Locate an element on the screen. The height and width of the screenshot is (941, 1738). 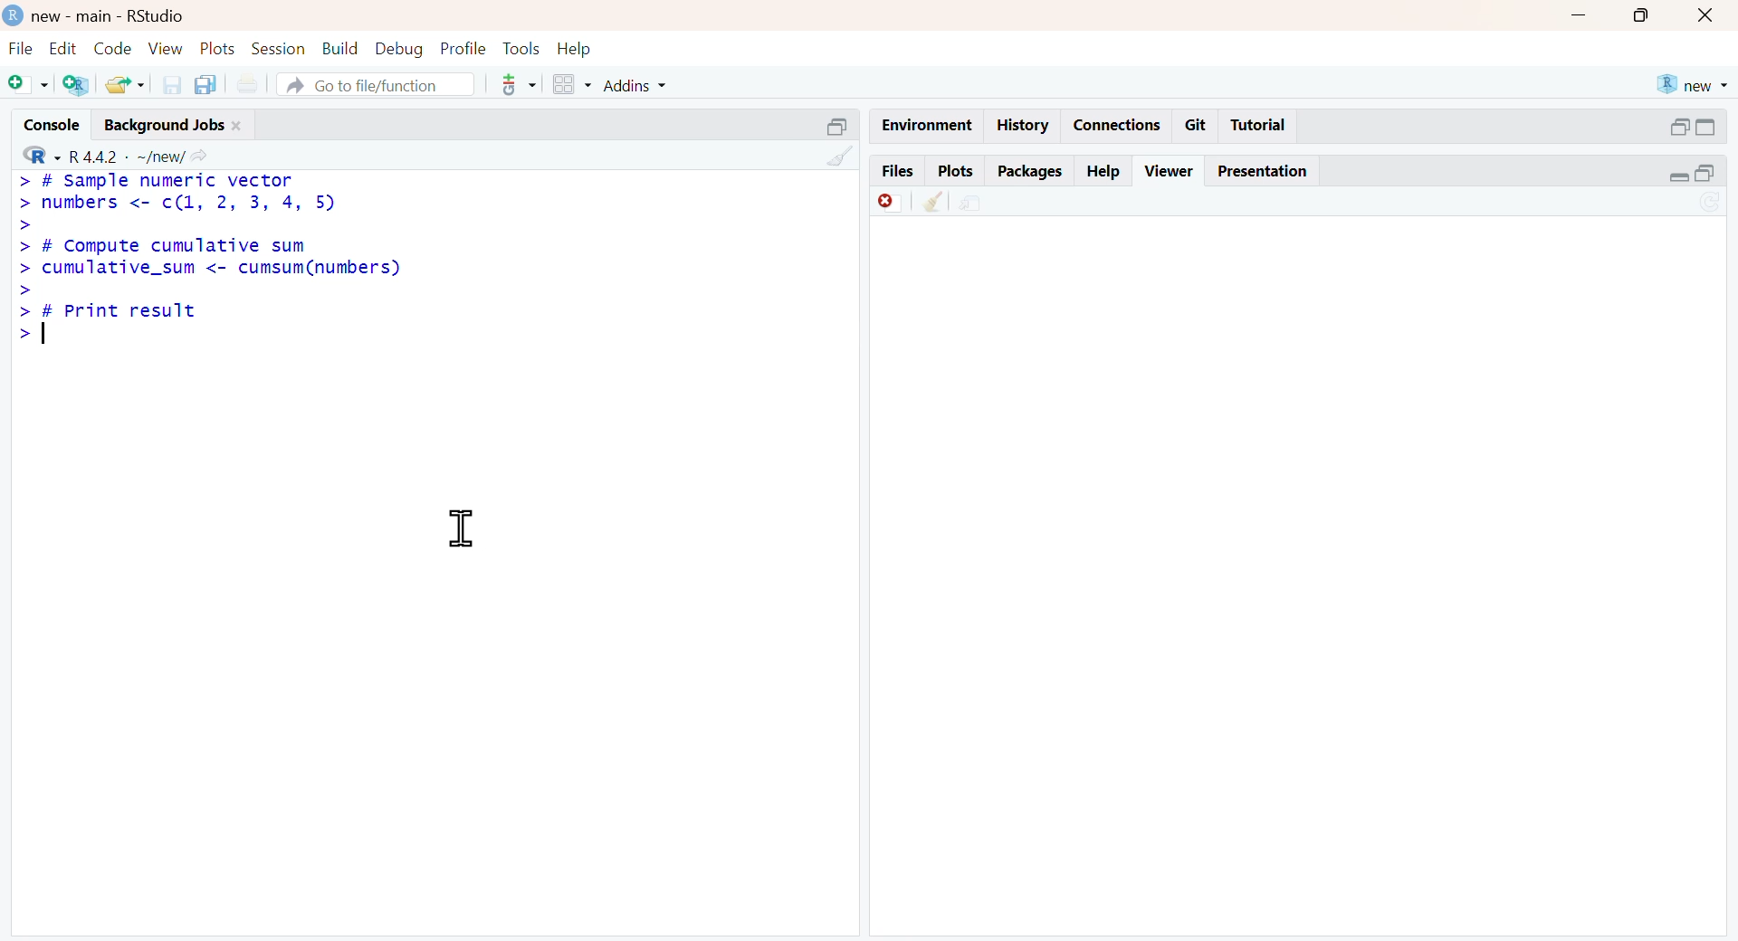
Viewer is located at coordinates (1171, 169).